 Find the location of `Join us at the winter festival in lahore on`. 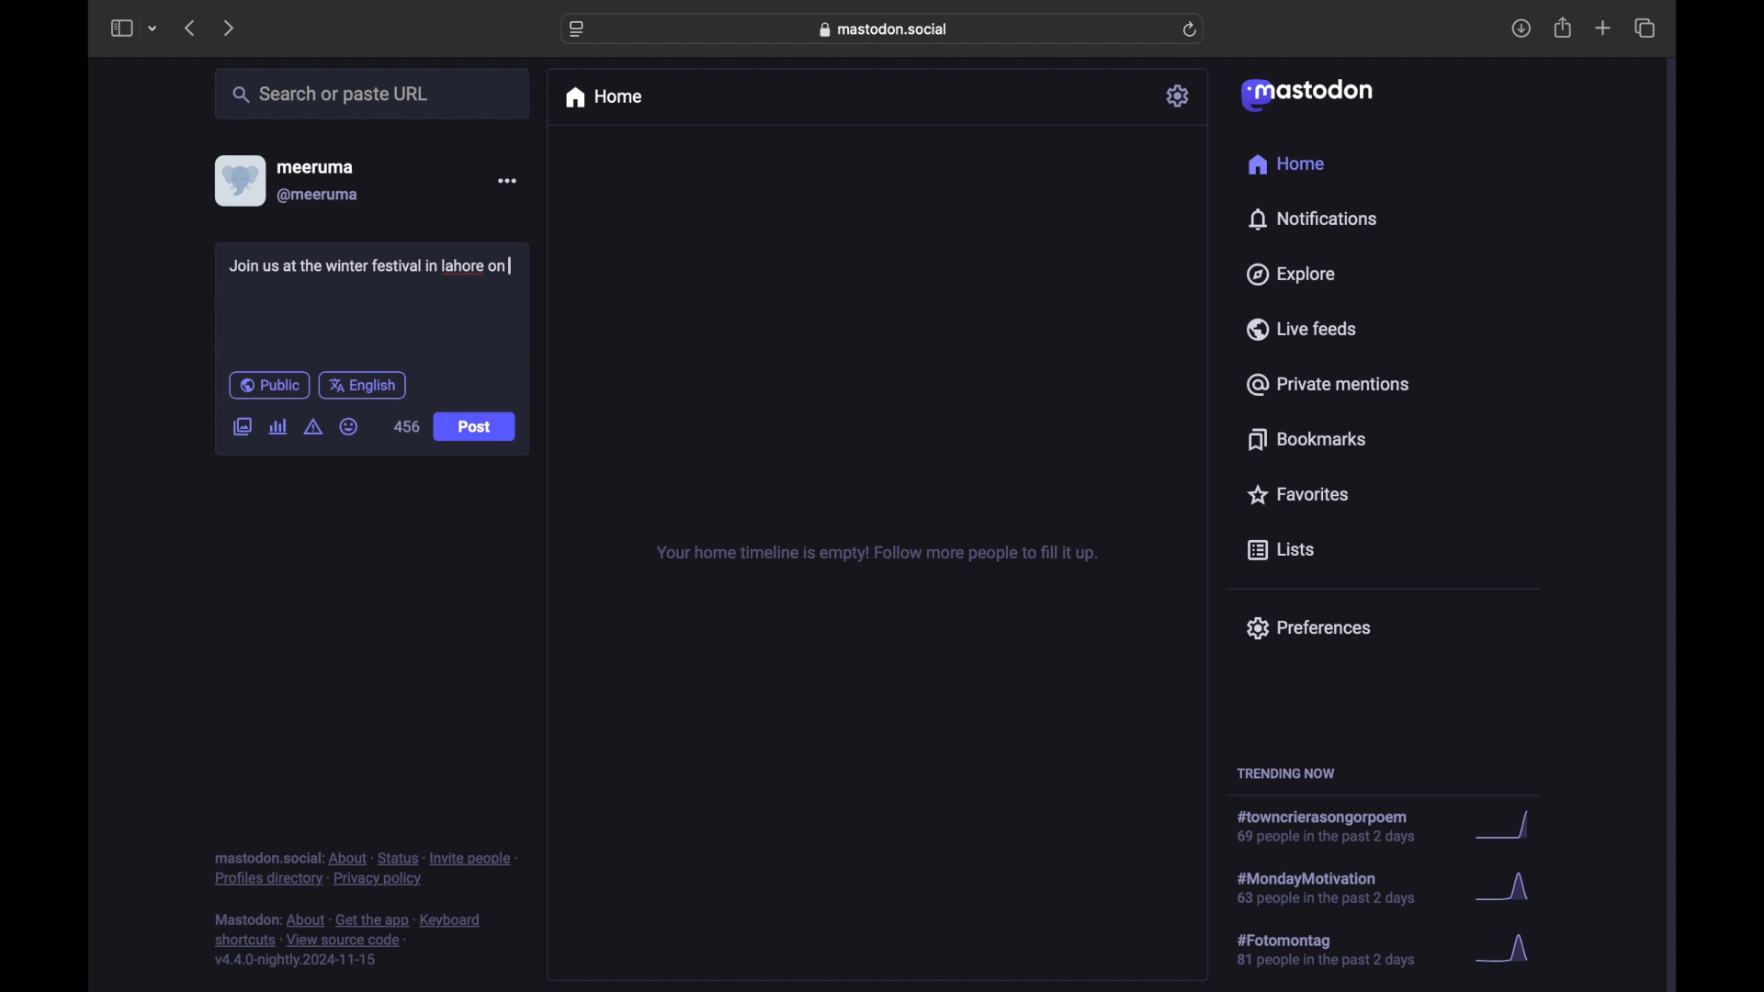

Join us at the winter festival in lahore on is located at coordinates (372, 266).